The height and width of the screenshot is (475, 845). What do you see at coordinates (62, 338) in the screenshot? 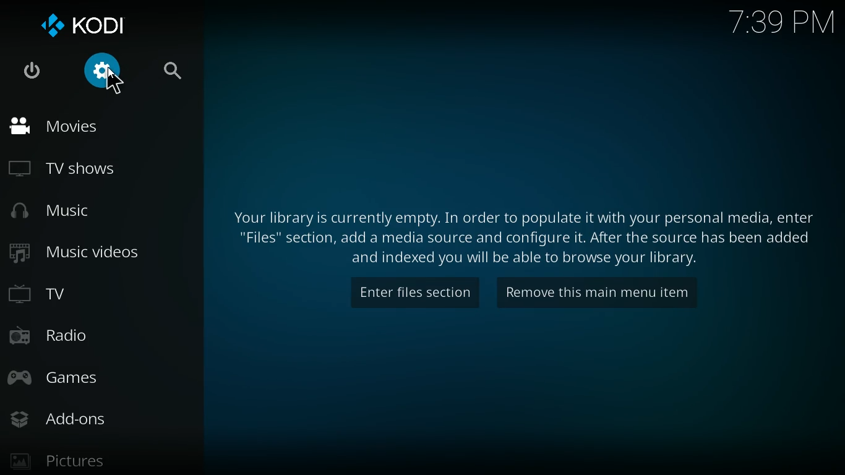
I see `radio` at bounding box center [62, 338].